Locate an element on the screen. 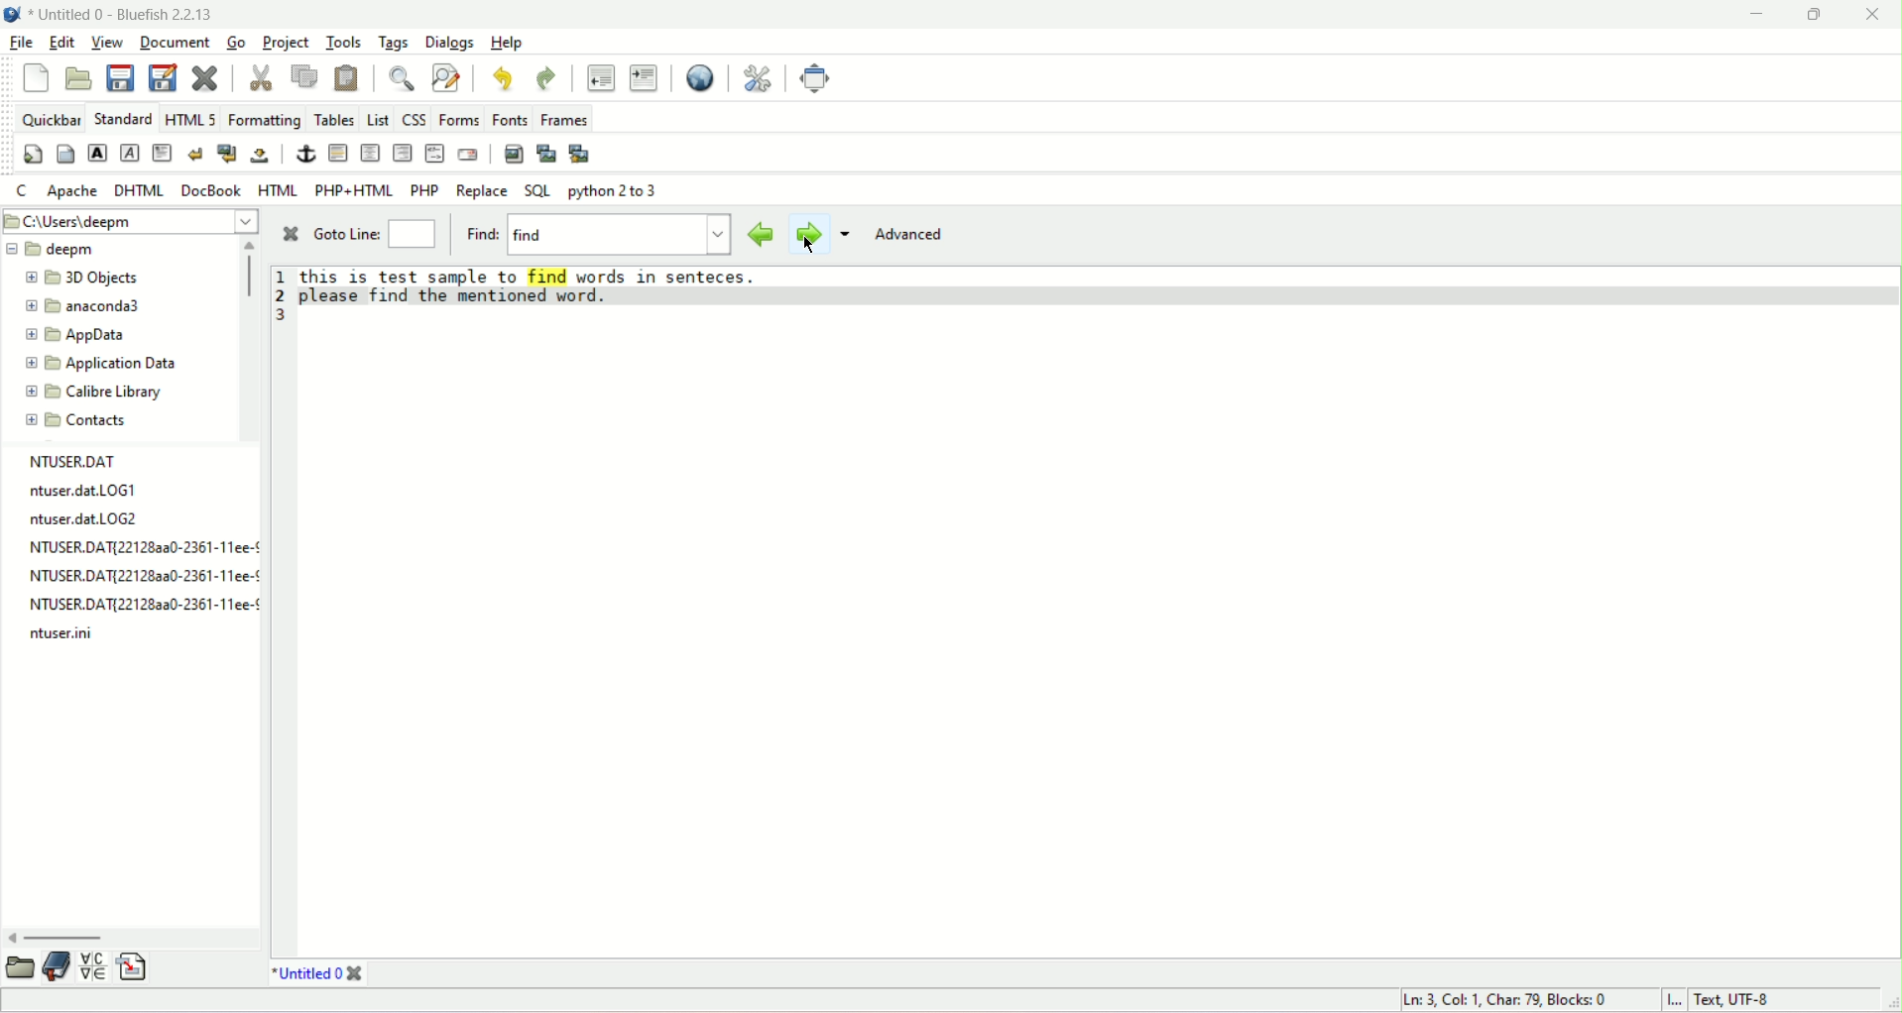 The height and width of the screenshot is (1013, 1902). break is located at coordinates (196, 153).